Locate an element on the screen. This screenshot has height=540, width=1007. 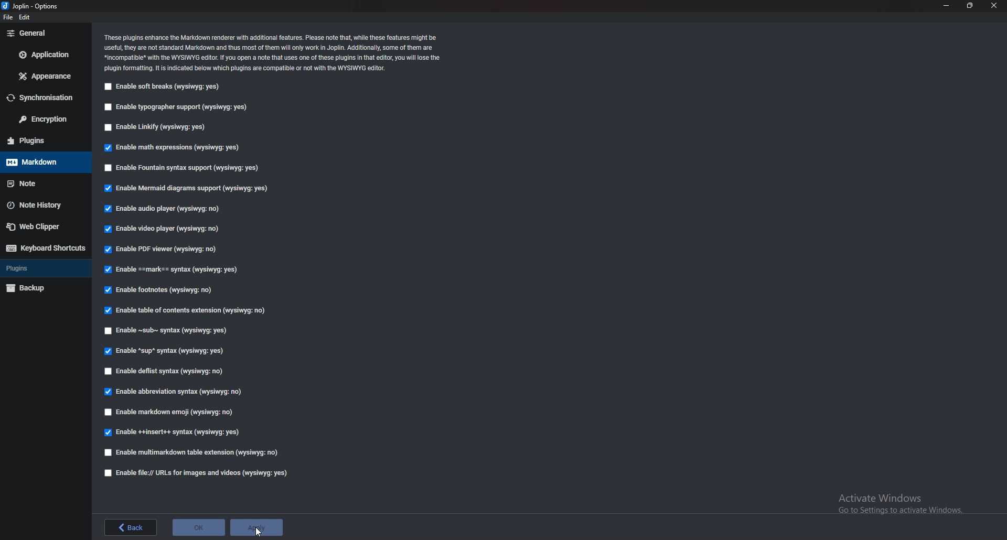
Enable deflist syntax is located at coordinates (166, 369).